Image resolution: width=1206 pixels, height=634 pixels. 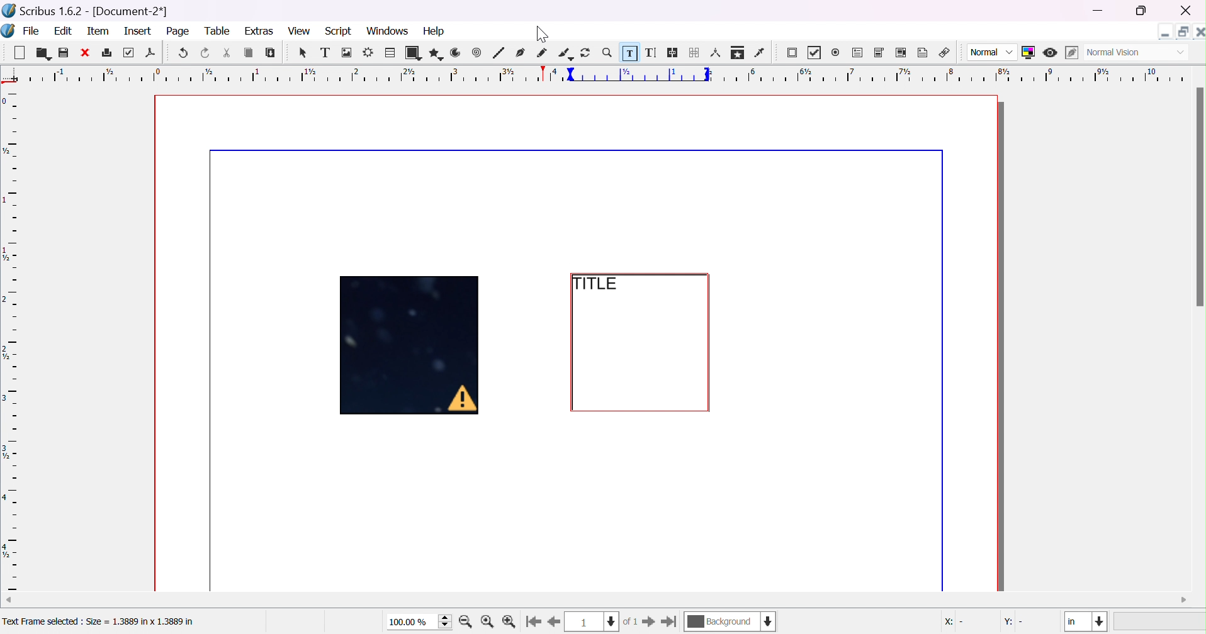 I want to click on unlink text frames, so click(x=695, y=52).